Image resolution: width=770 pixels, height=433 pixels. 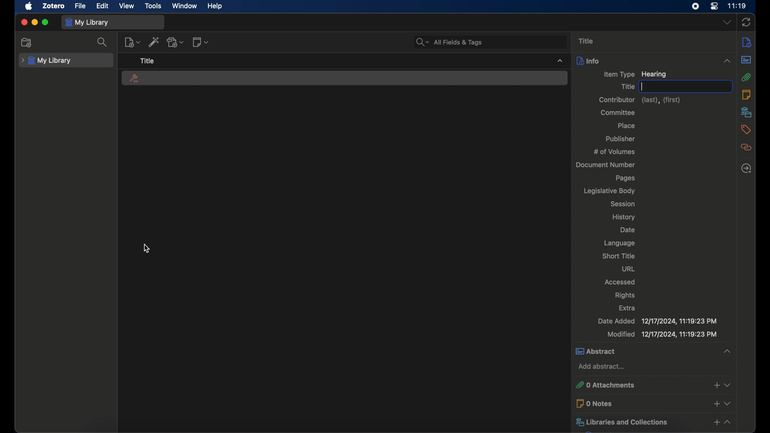 What do you see at coordinates (745, 129) in the screenshot?
I see `tags` at bounding box center [745, 129].